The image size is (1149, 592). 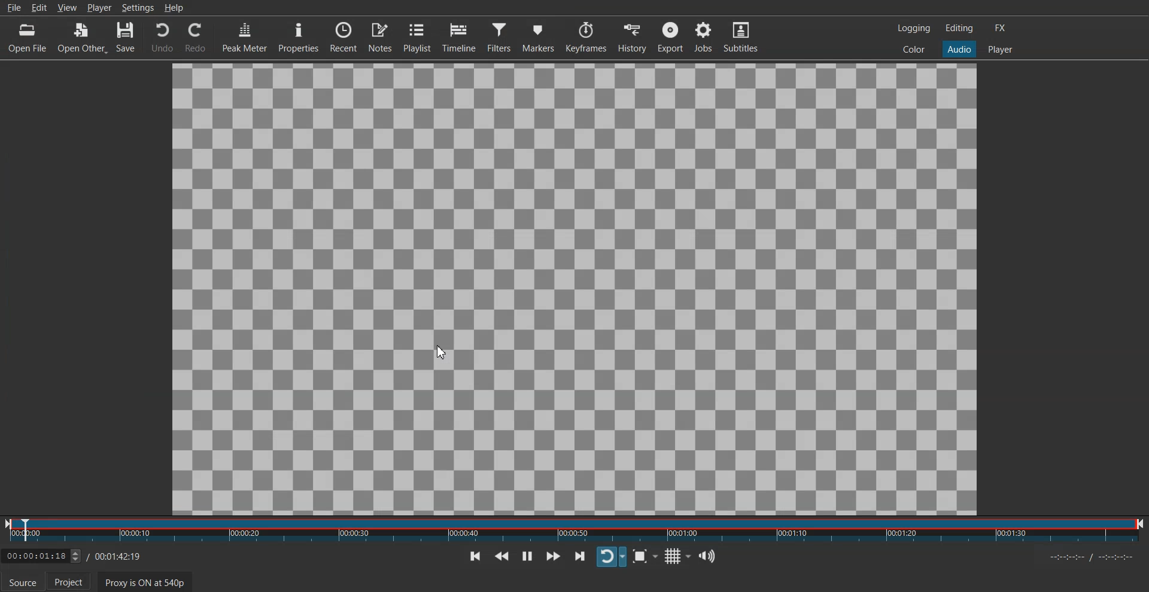 What do you see at coordinates (501, 556) in the screenshot?
I see `Play Quickly Backwards` at bounding box center [501, 556].